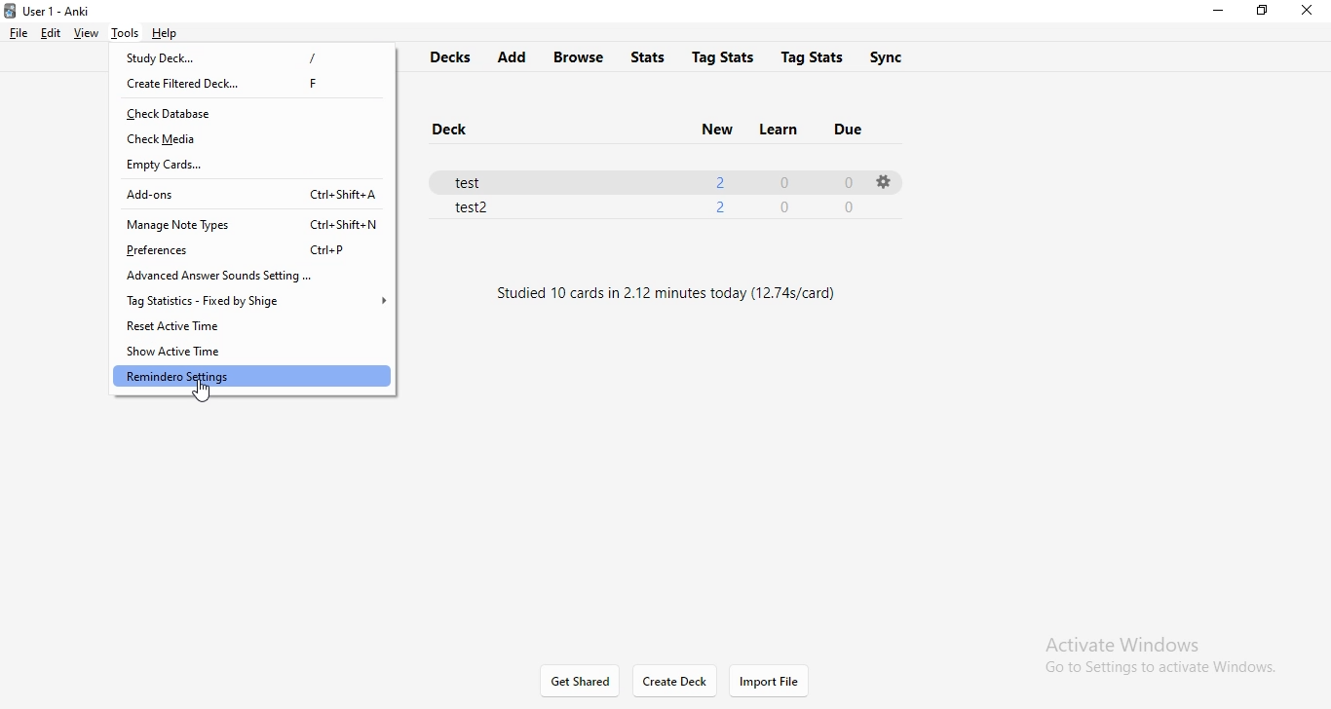 The height and width of the screenshot is (709, 1331). Describe the element at coordinates (511, 57) in the screenshot. I see `add` at that location.